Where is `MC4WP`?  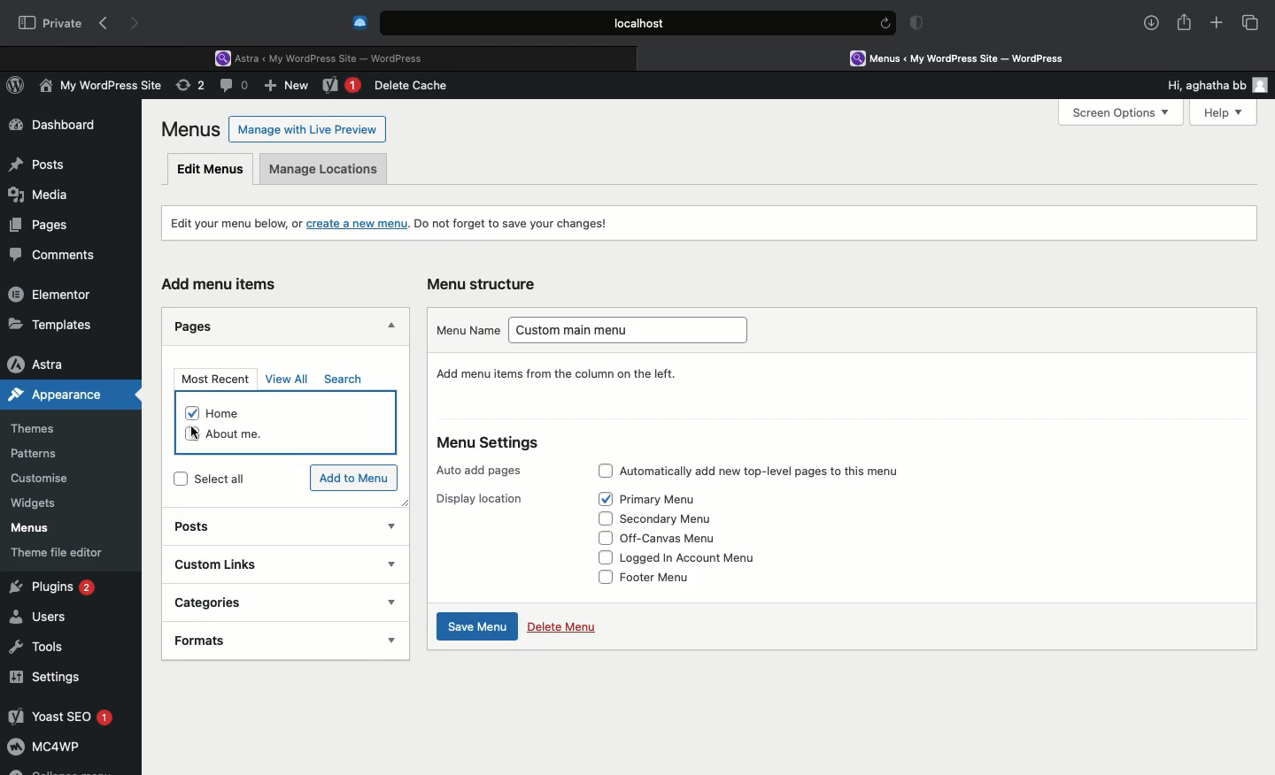
MC4WP is located at coordinates (44, 749).